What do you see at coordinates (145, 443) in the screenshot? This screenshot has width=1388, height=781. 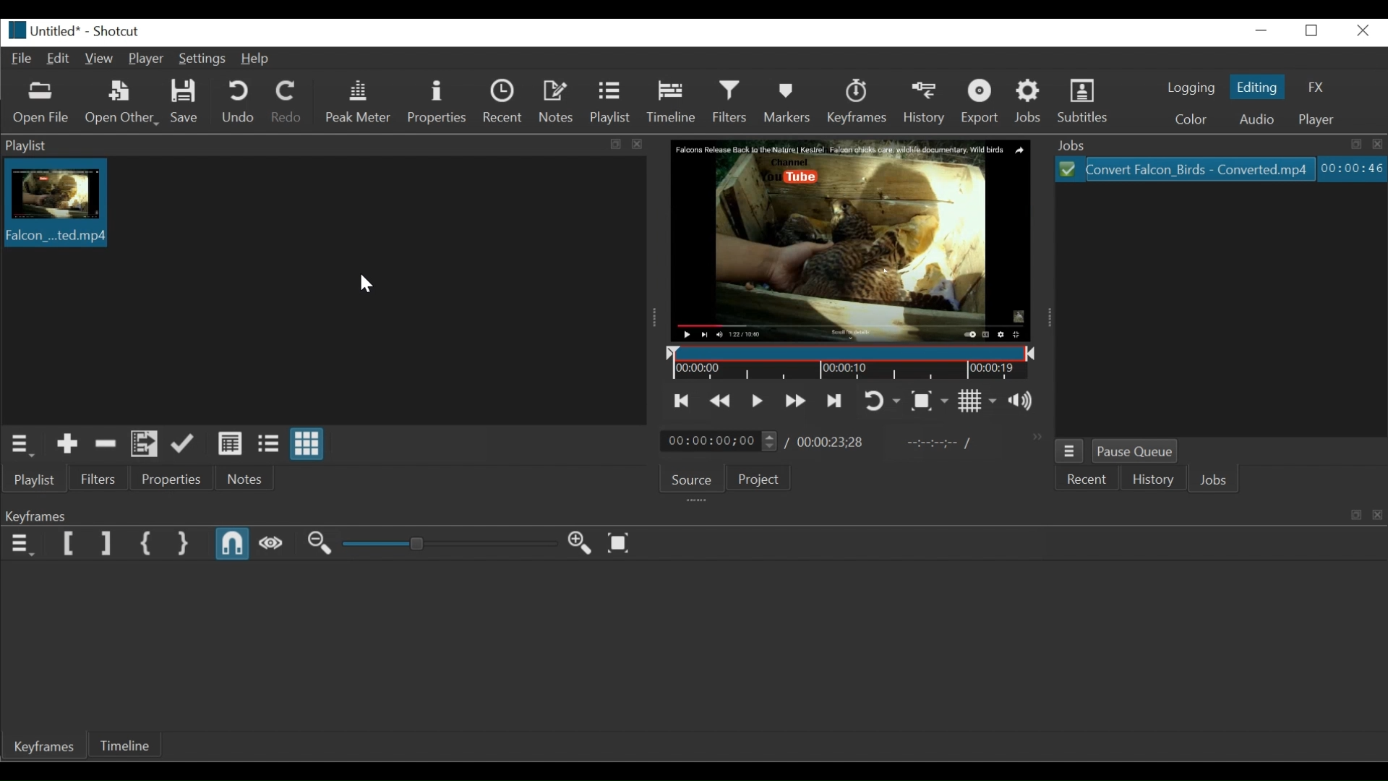 I see `Add files to playlist` at bounding box center [145, 443].